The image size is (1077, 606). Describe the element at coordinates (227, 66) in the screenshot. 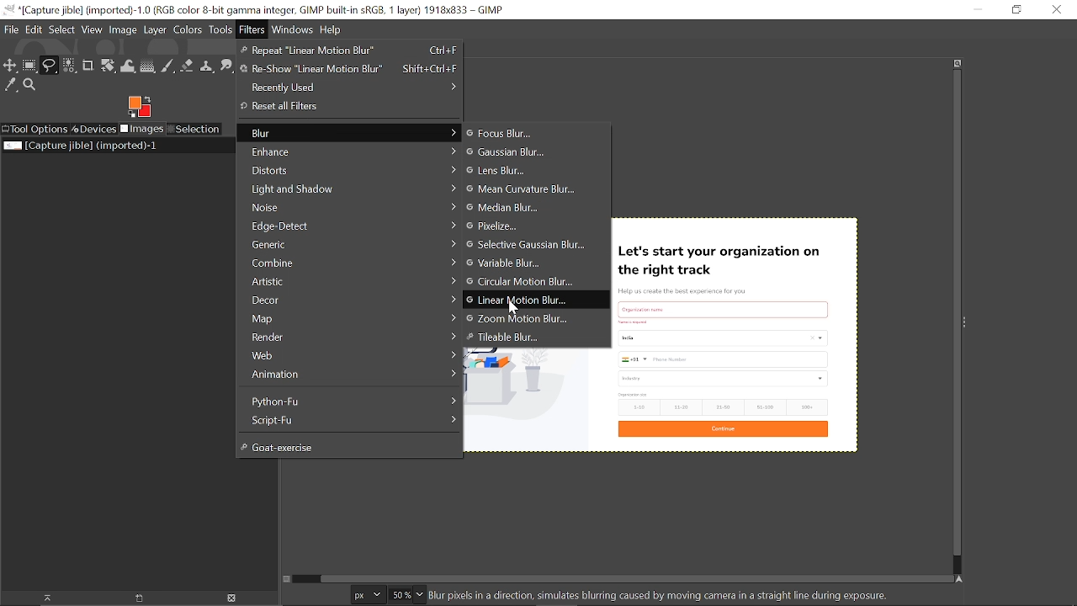

I see `Smudge tool` at that location.